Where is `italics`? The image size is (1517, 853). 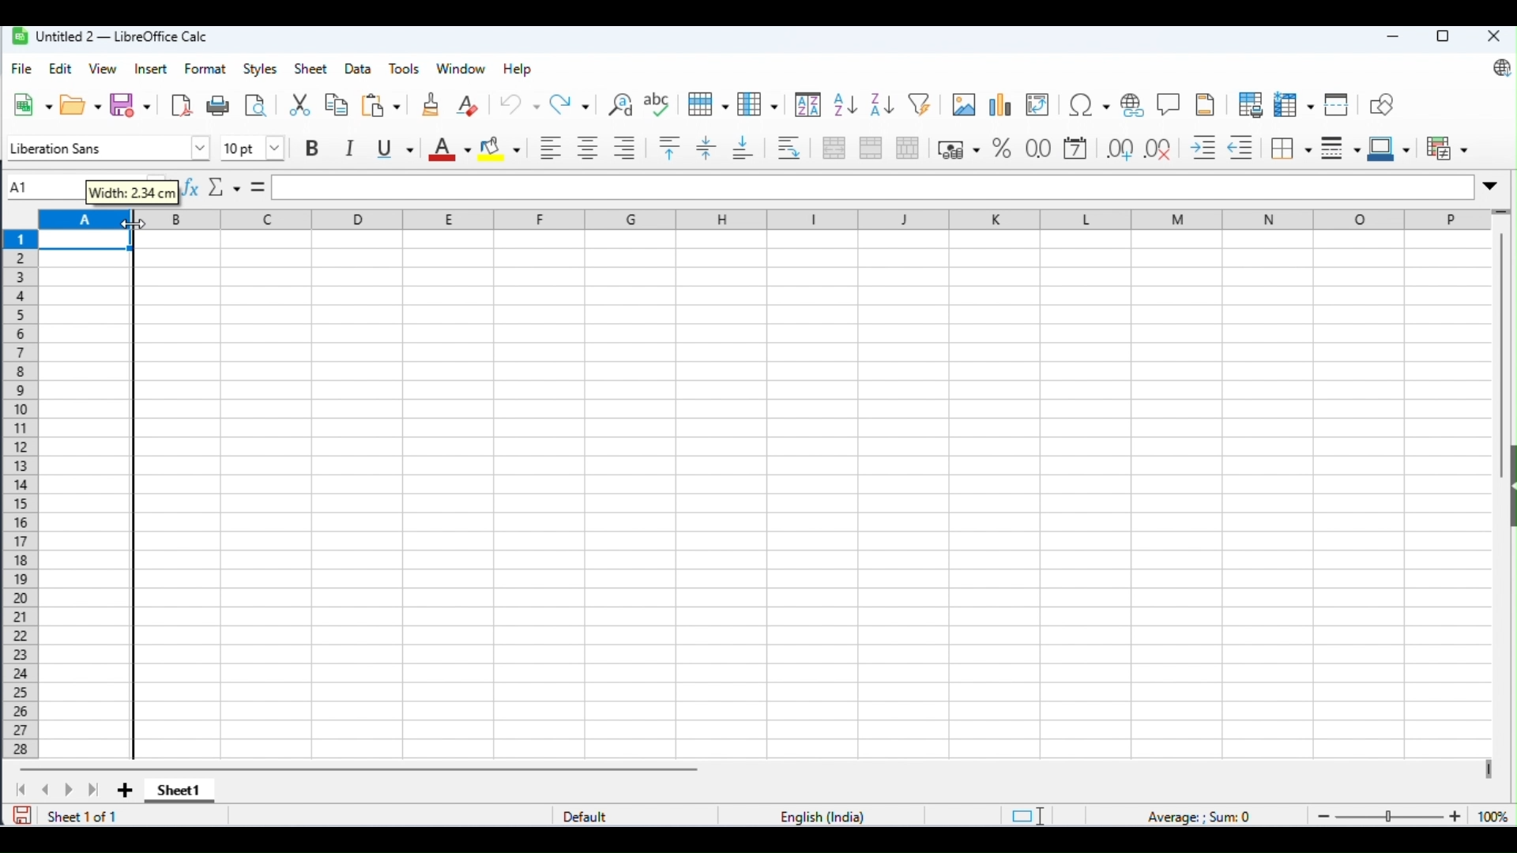
italics is located at coordinates (350, 147).